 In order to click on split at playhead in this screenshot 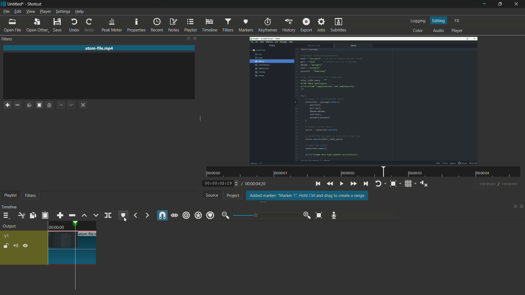, I will do `click(108, 215)`.